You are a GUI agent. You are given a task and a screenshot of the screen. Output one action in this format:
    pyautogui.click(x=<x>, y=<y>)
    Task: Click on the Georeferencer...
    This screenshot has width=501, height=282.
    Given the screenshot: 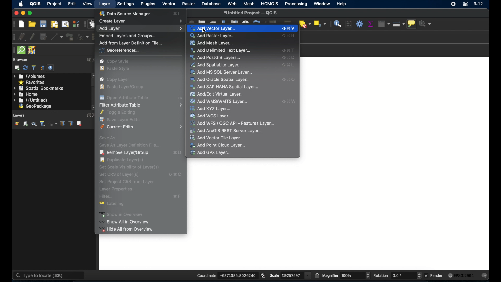 What is the action you would take?
    pyautogui.click(x=128, y=50)
    